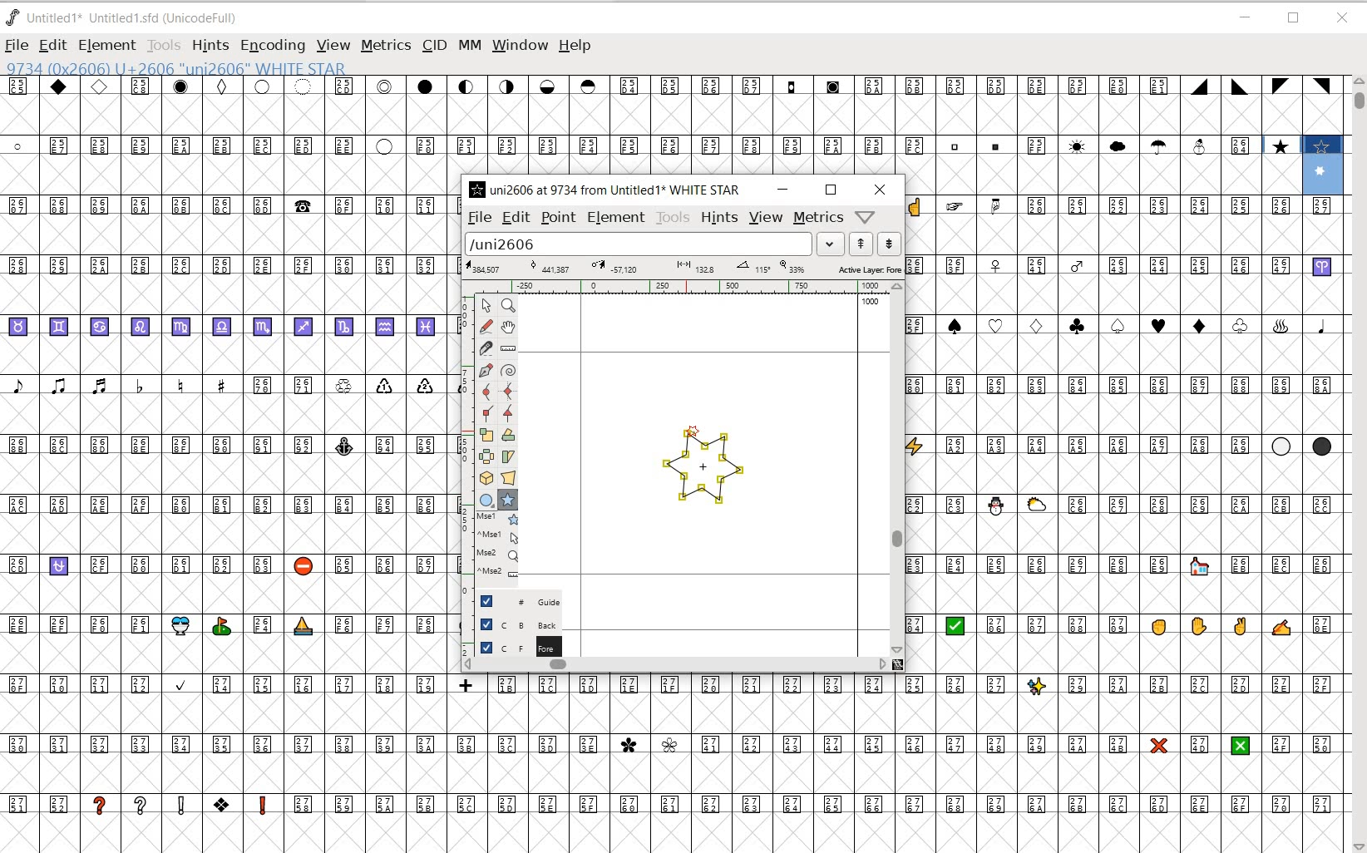 This screenshot has height=853, width=1367. What do you see at coordinates (225, 514) in the screenshot?
I see `GLYPHY CHARACTERS & NUMBERS` at bounding box center [225, 514].